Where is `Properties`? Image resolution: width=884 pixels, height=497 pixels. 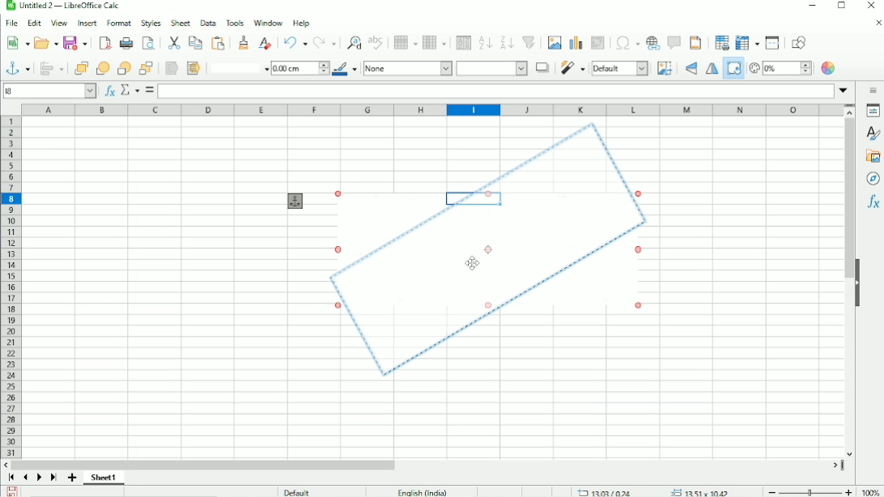
Properties is located at coordinates (871, 111).